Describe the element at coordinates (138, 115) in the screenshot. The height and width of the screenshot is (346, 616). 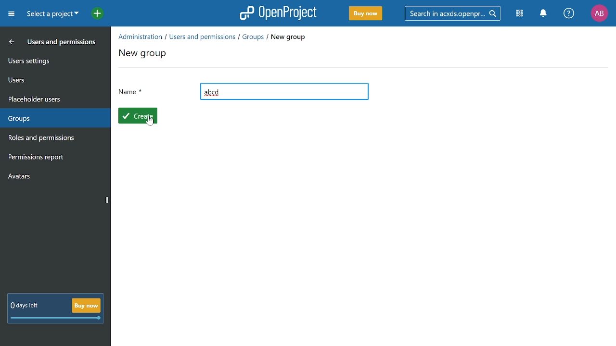
I see `Create` at that location.